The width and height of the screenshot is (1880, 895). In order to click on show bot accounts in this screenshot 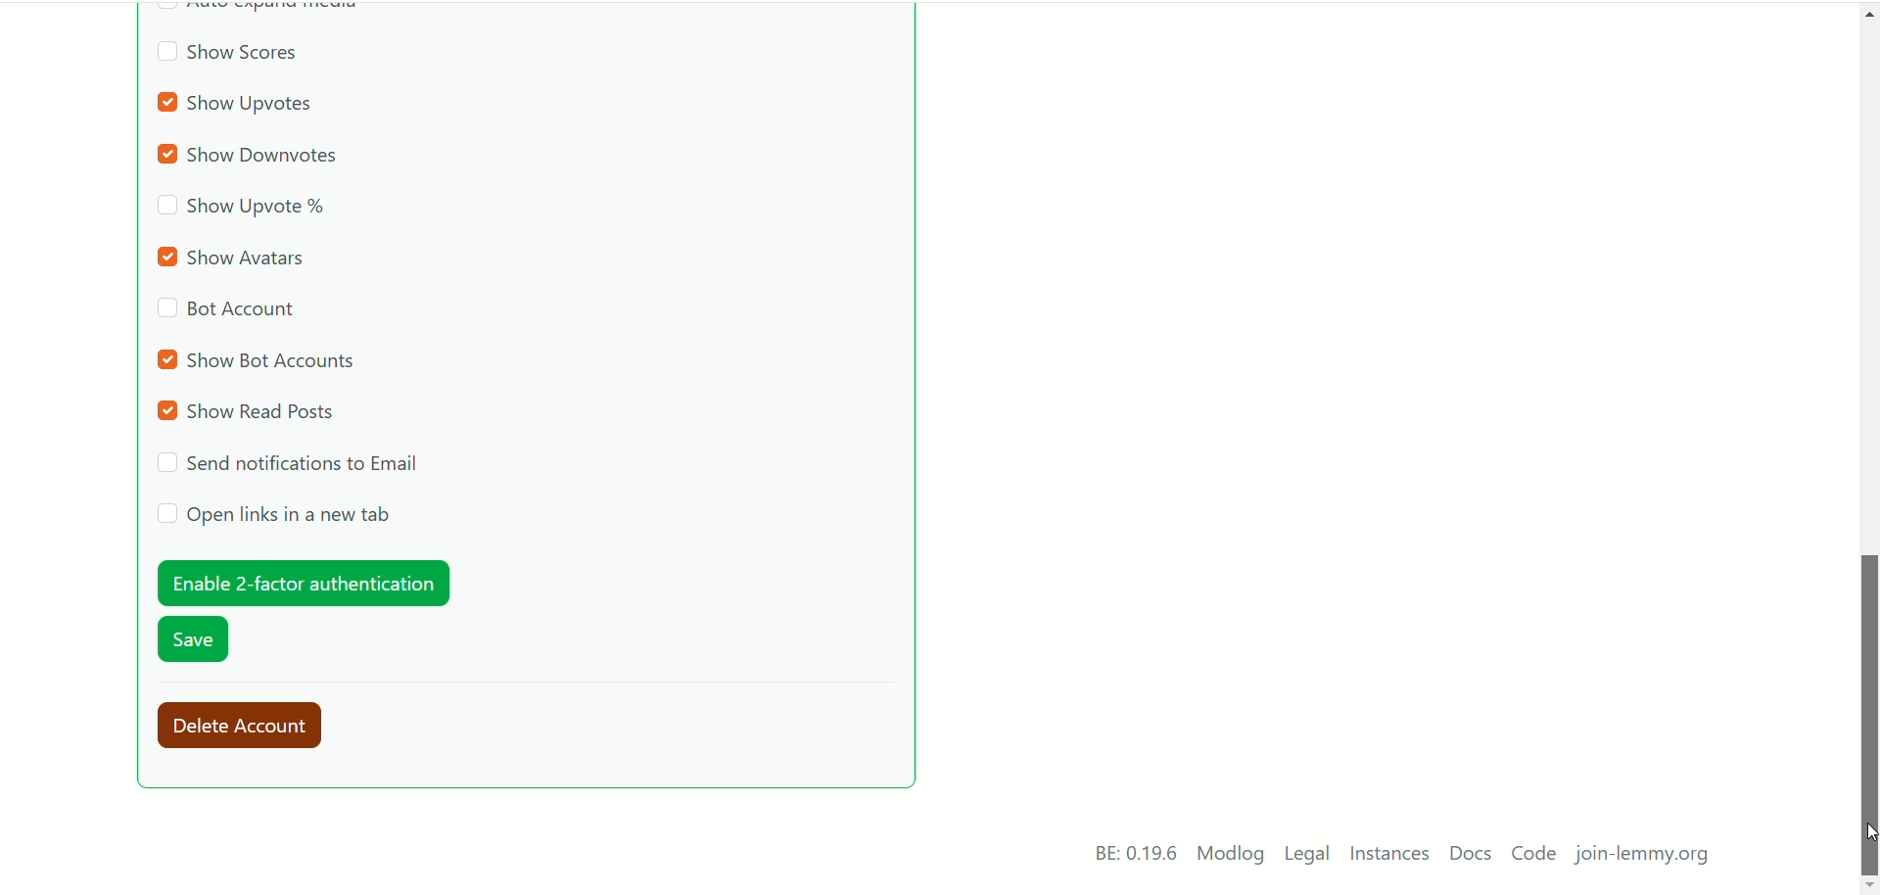, I will do `click(259, 359)`.